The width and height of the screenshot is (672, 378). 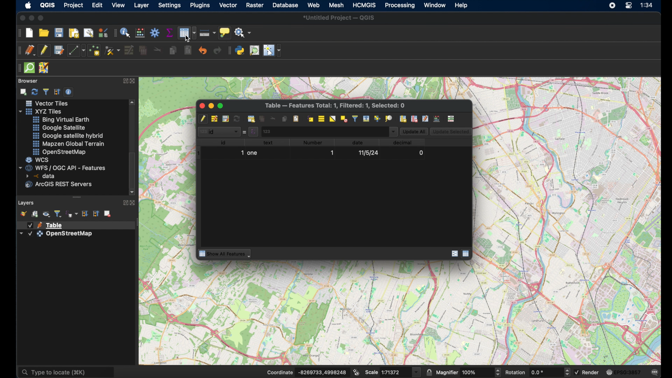 I want to click on drag handle, so click(x=78, y=197).